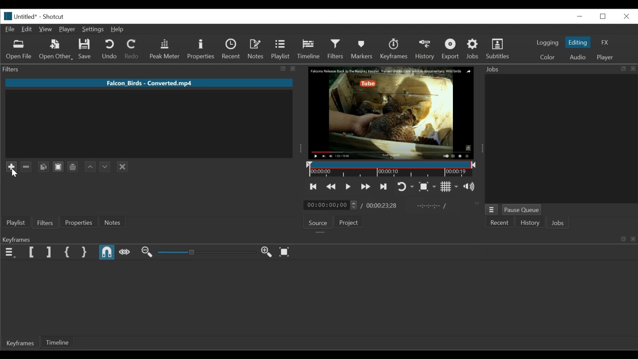  I want to click on Play forward quickly, so click(364, 187).